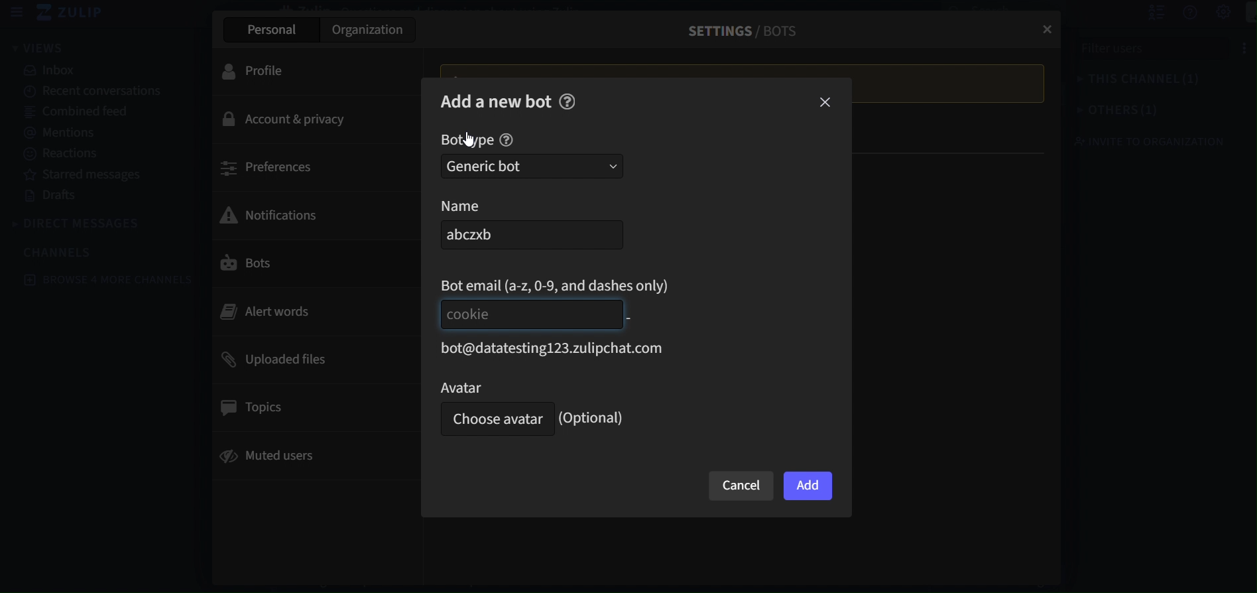 The width and height of the screenshot is (1257, 593). What do you see at coordinates (1148, 82) in the screenshot?
I see `this channel(1)` at bounding box center [1148, 82].